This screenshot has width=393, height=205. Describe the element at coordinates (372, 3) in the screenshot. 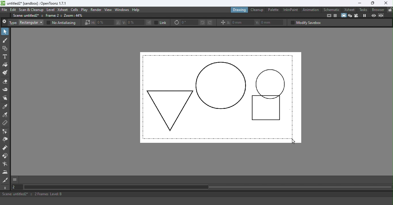

I see `Maximize` at that location.